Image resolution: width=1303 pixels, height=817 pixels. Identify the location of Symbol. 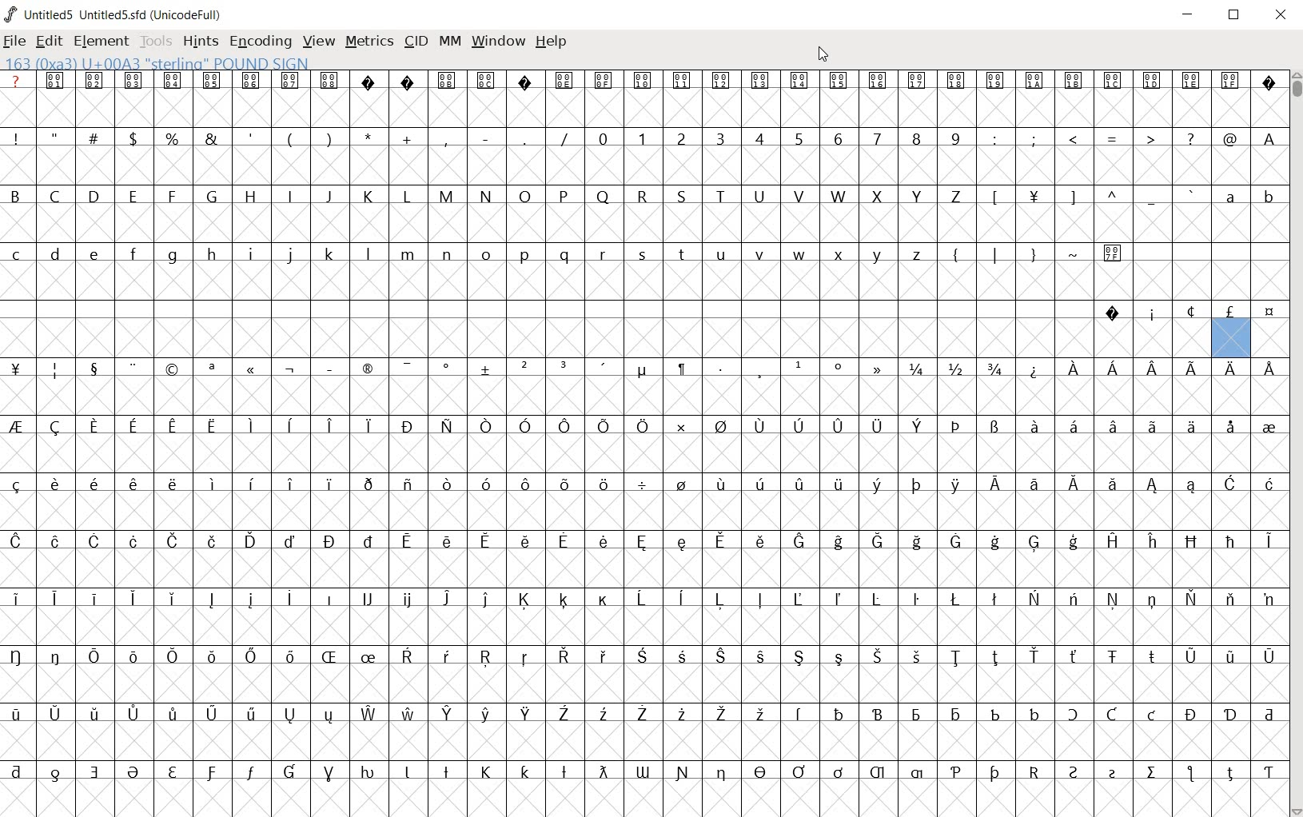
(1230, 542).